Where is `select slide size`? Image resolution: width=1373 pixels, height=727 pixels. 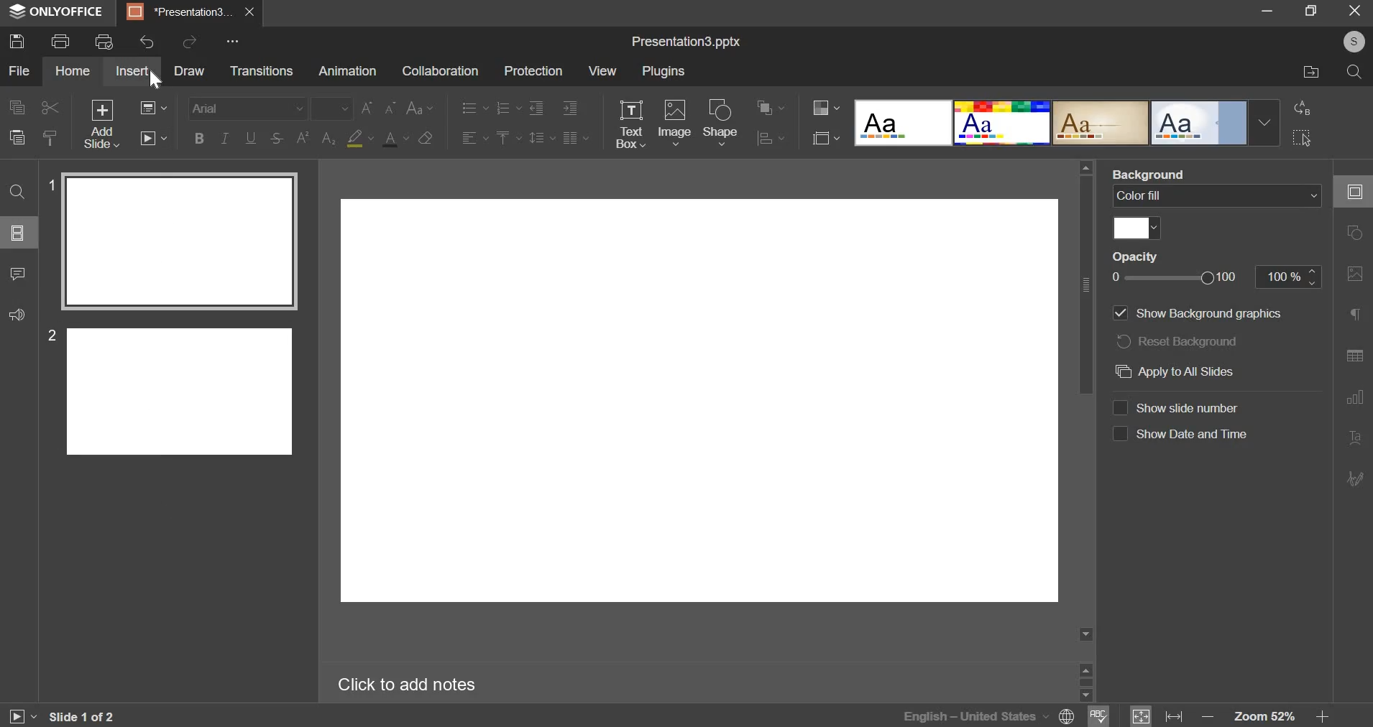 select slide size is located at coordinates (826, 140).